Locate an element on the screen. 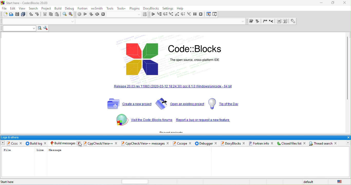  step out is located at coordinates (177, 14).